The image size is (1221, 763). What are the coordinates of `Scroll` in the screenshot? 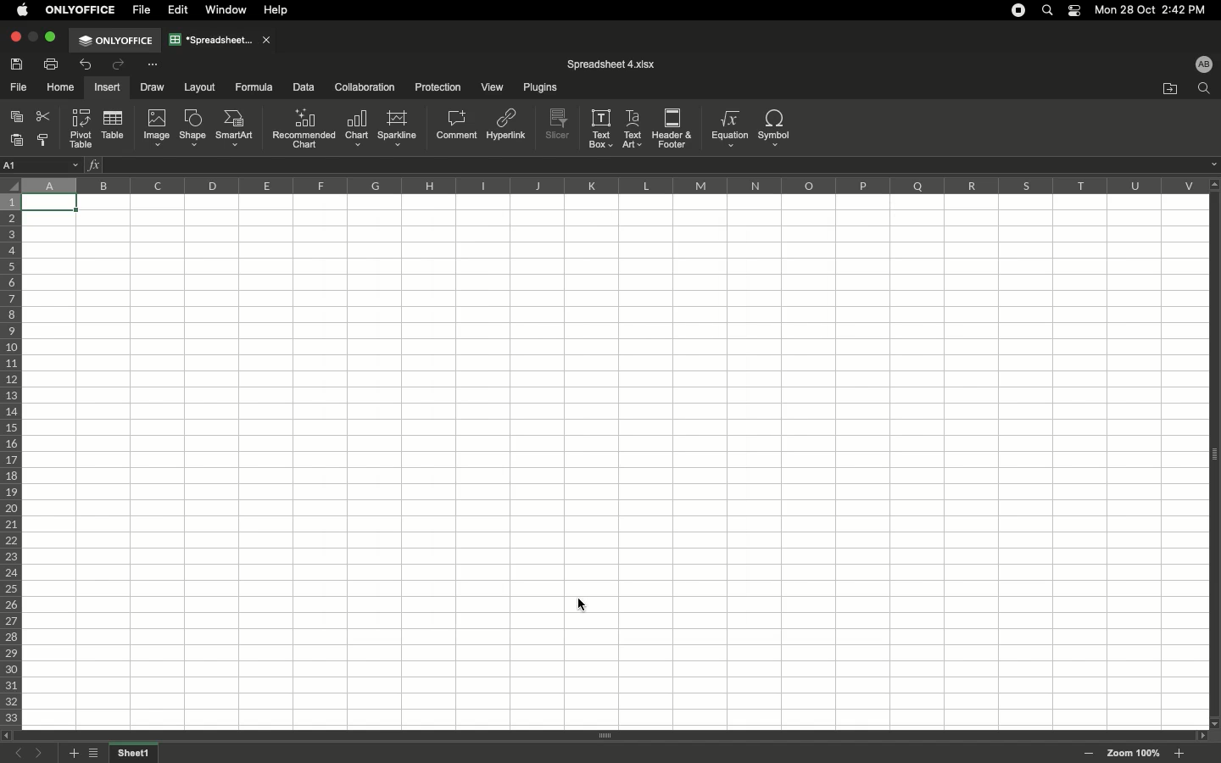 It's located at (605, 737).